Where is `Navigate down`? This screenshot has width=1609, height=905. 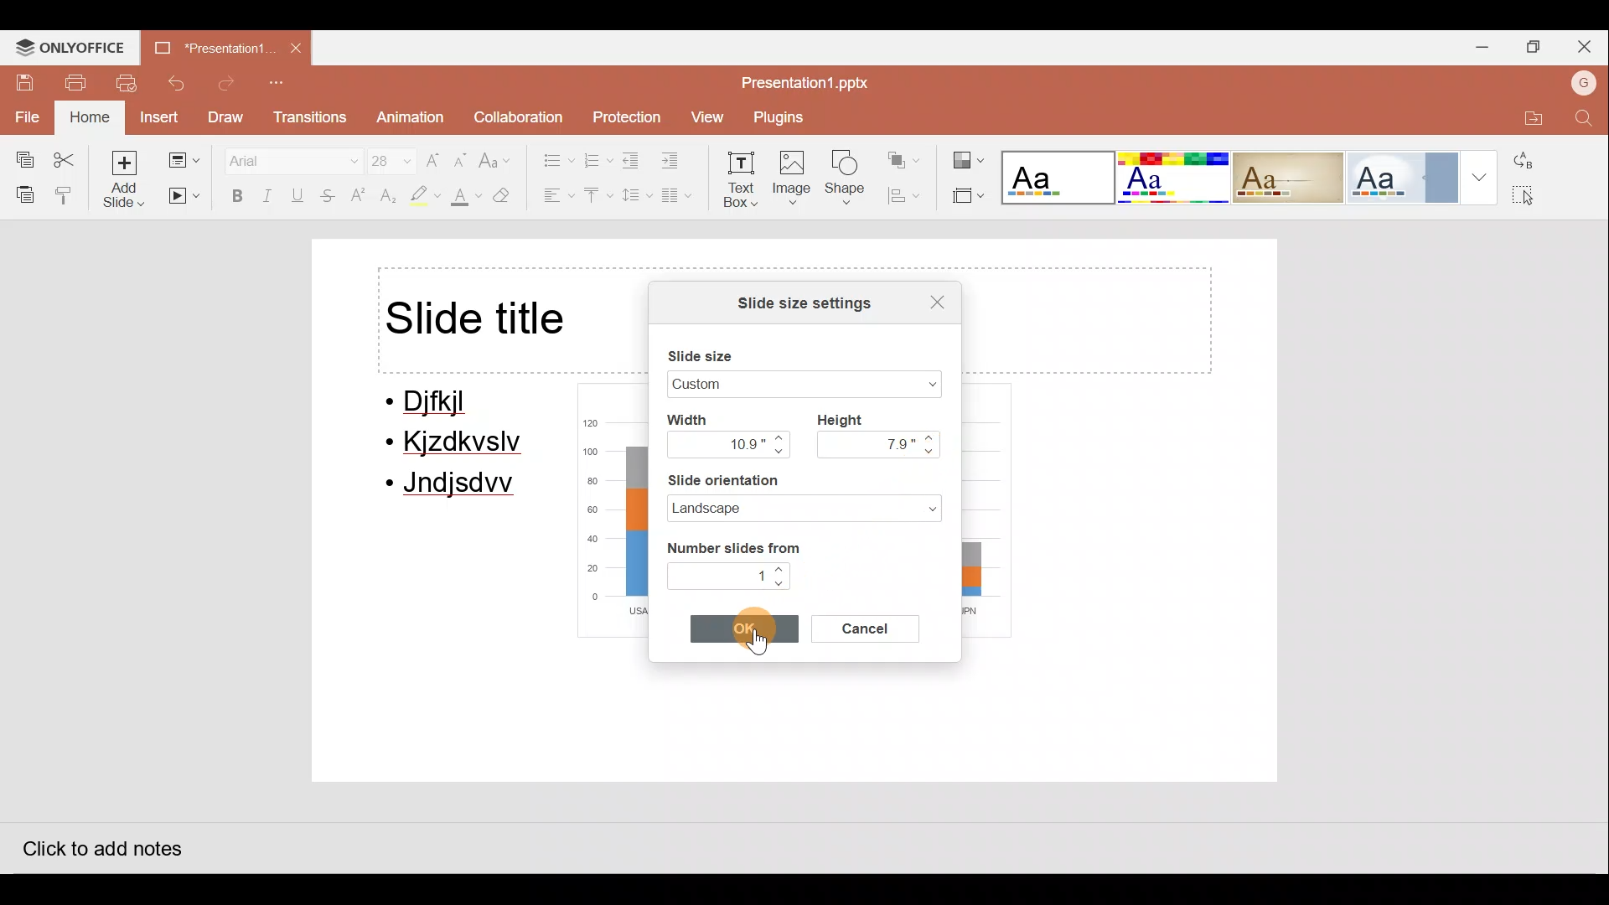 Navigate down is located at coordinates (783, 584).